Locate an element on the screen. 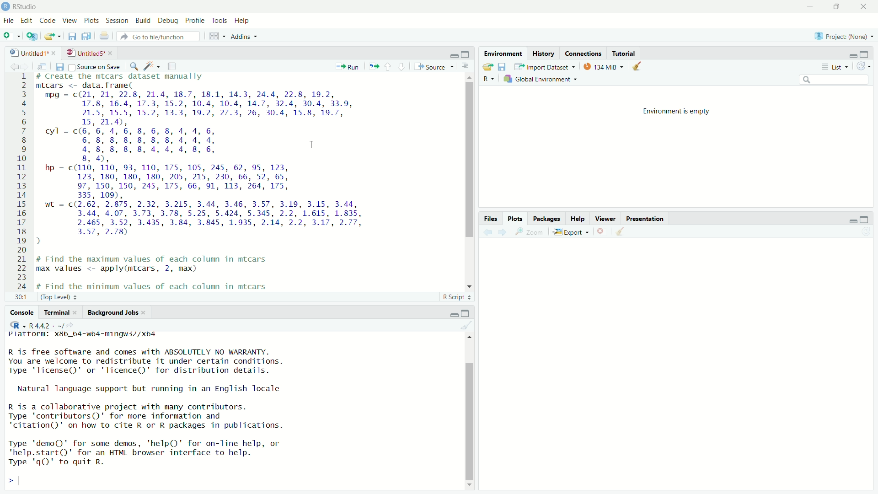 This screenshot has width=878, height=494. R~ is located at coordinates (487, 78).